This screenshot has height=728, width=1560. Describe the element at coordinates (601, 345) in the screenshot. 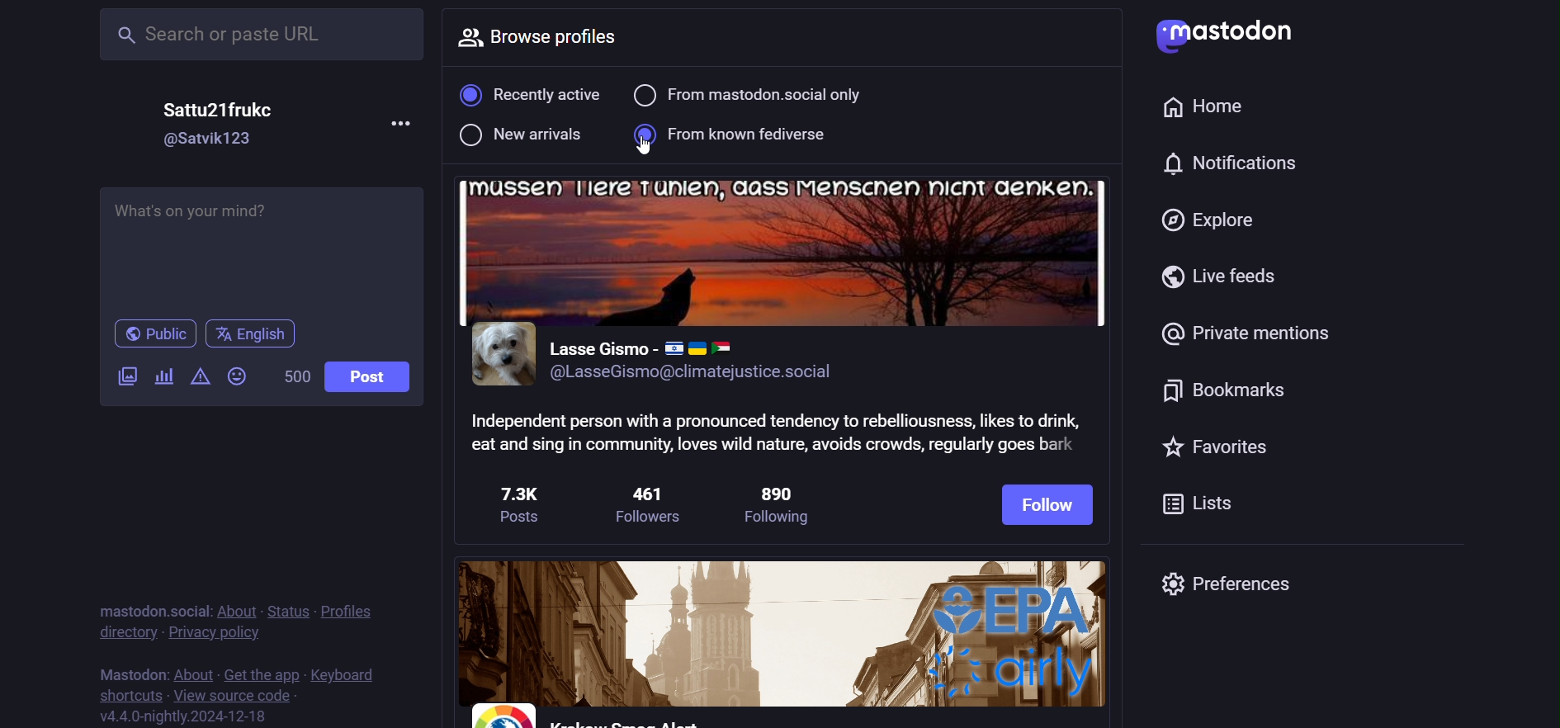

I see `Lasse Gismo ` at that location.